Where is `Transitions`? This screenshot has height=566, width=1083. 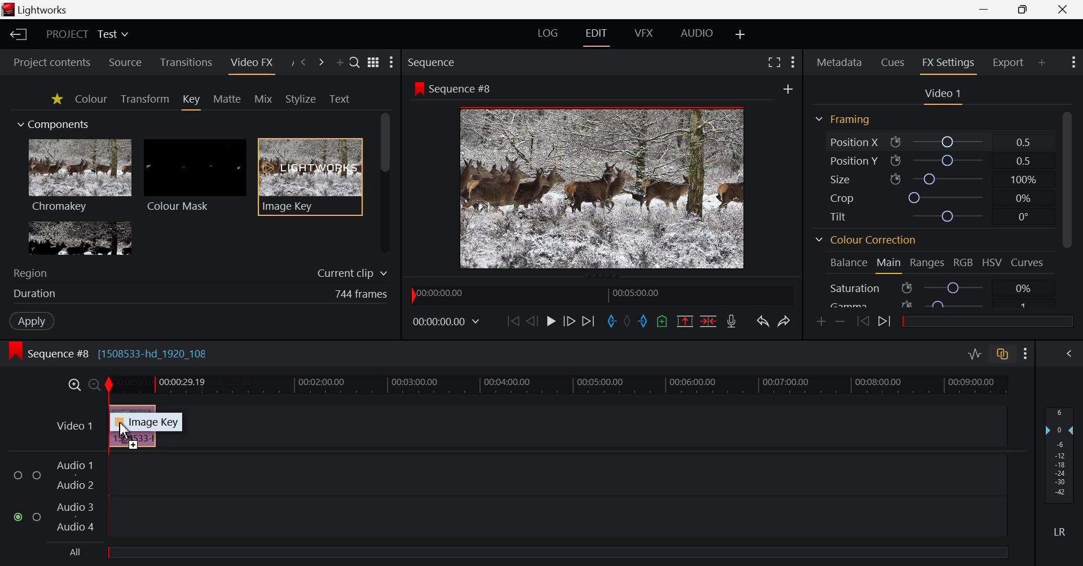 Transitions is located at coordinates (188, 61).